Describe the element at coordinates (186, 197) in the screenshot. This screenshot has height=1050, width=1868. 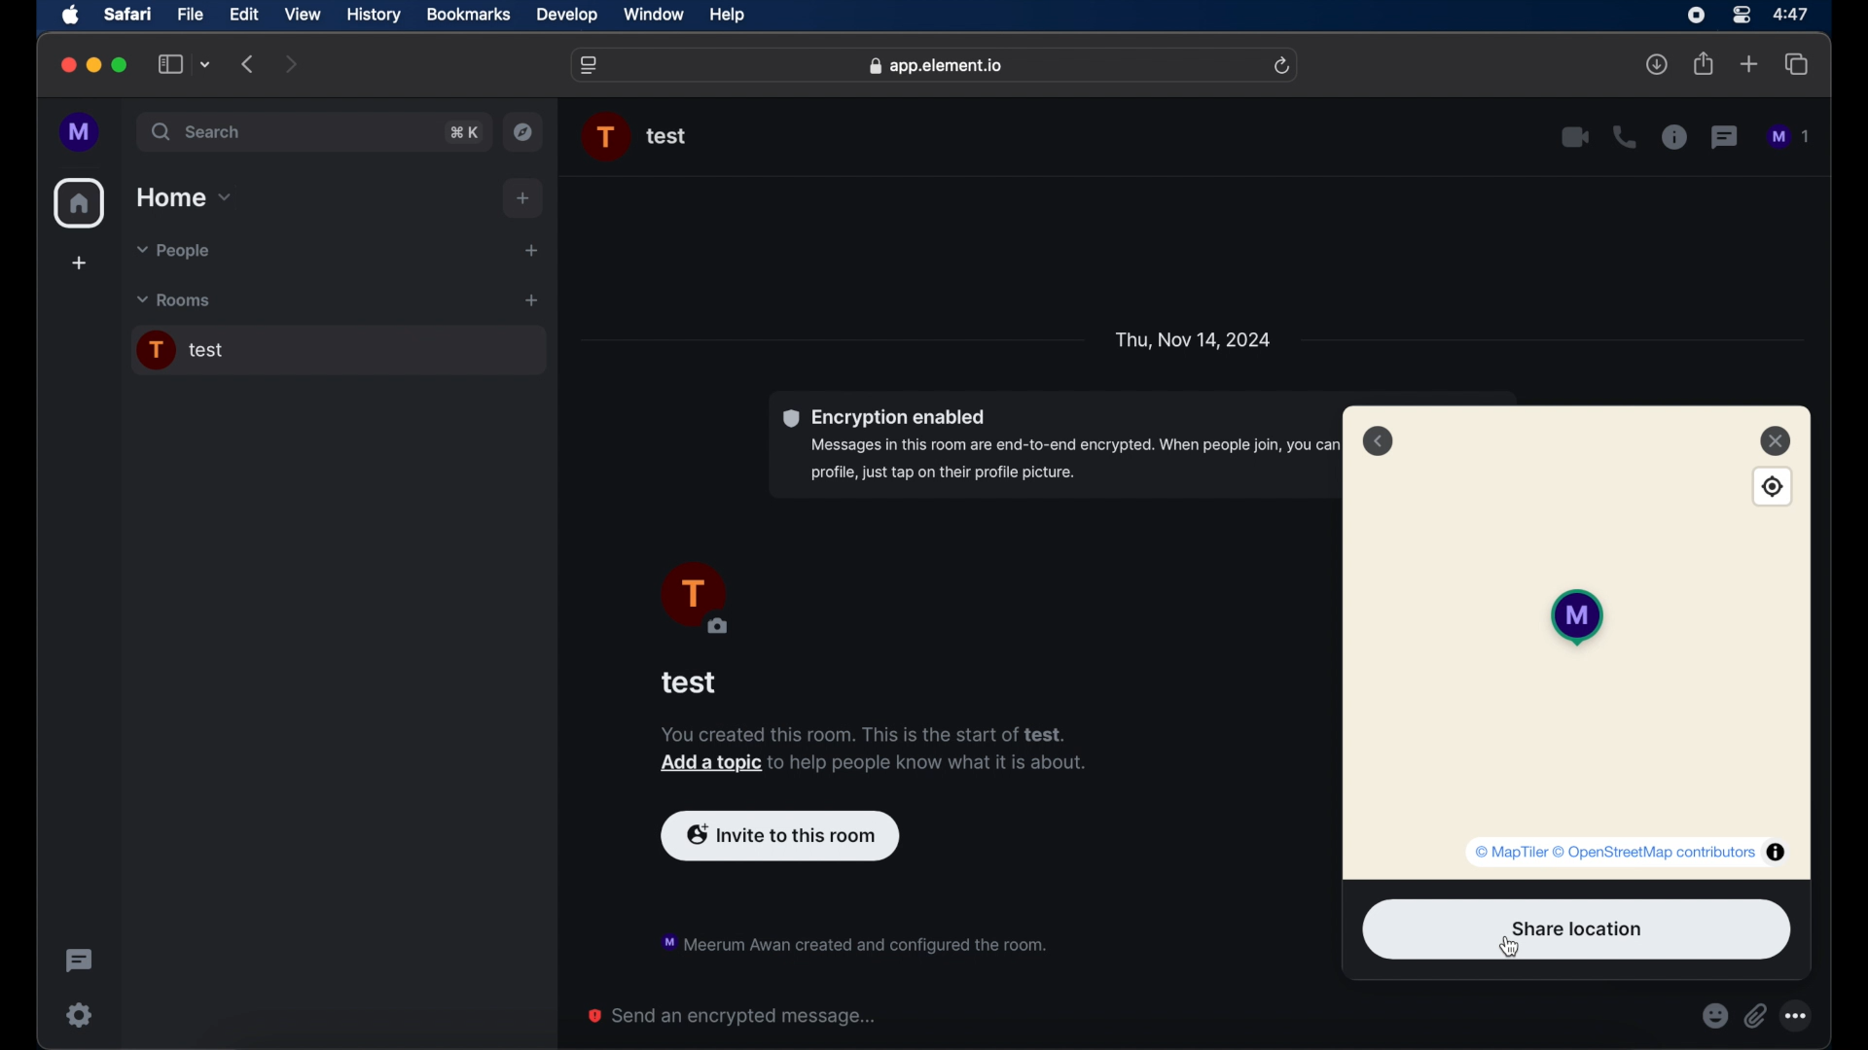
I see `home dropdown` at that location.